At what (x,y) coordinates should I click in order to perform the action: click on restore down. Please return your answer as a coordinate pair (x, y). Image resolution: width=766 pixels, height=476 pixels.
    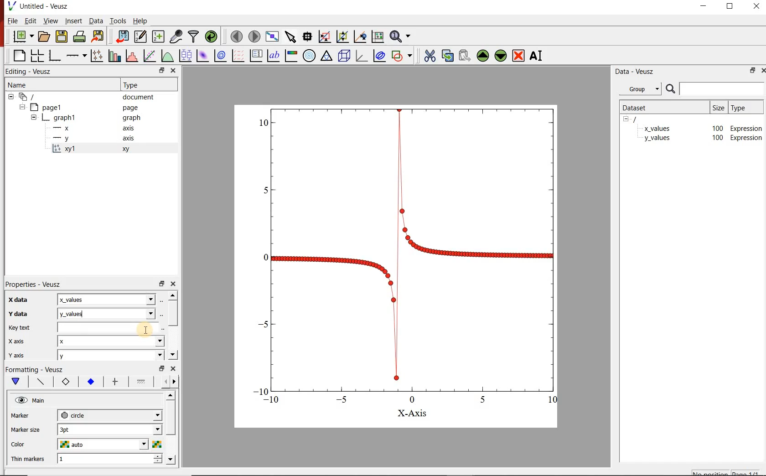
    Looking at the image, I should click on (161, 70).